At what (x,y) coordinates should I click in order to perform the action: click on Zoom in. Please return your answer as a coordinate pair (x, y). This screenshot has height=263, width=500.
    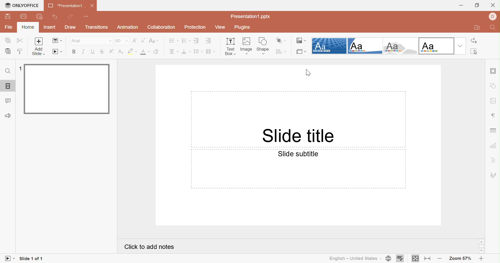
    Looking at the image, I should click on (441, 259).